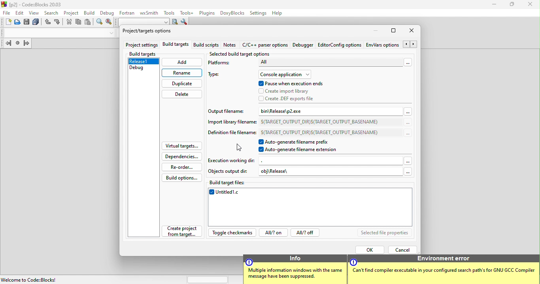 The height and width of the screenshot is (284, 540). Describe the element at coordinates (385, 233) in the screenshot. I see `selected file properties` at that location.